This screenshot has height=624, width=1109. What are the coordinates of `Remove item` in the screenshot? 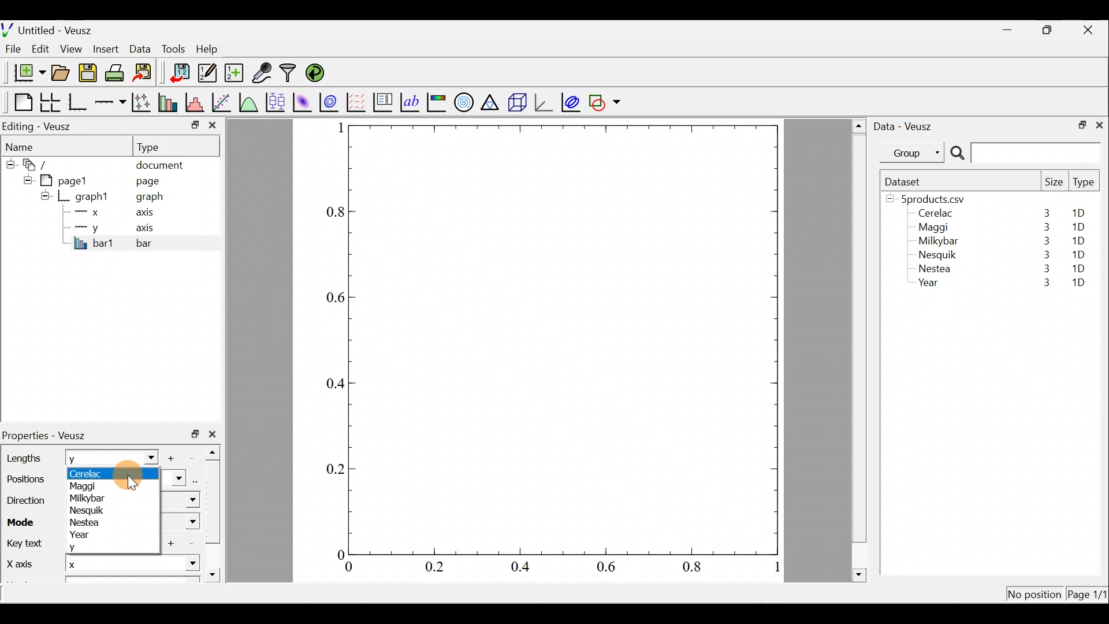 It's located at (195, 457).